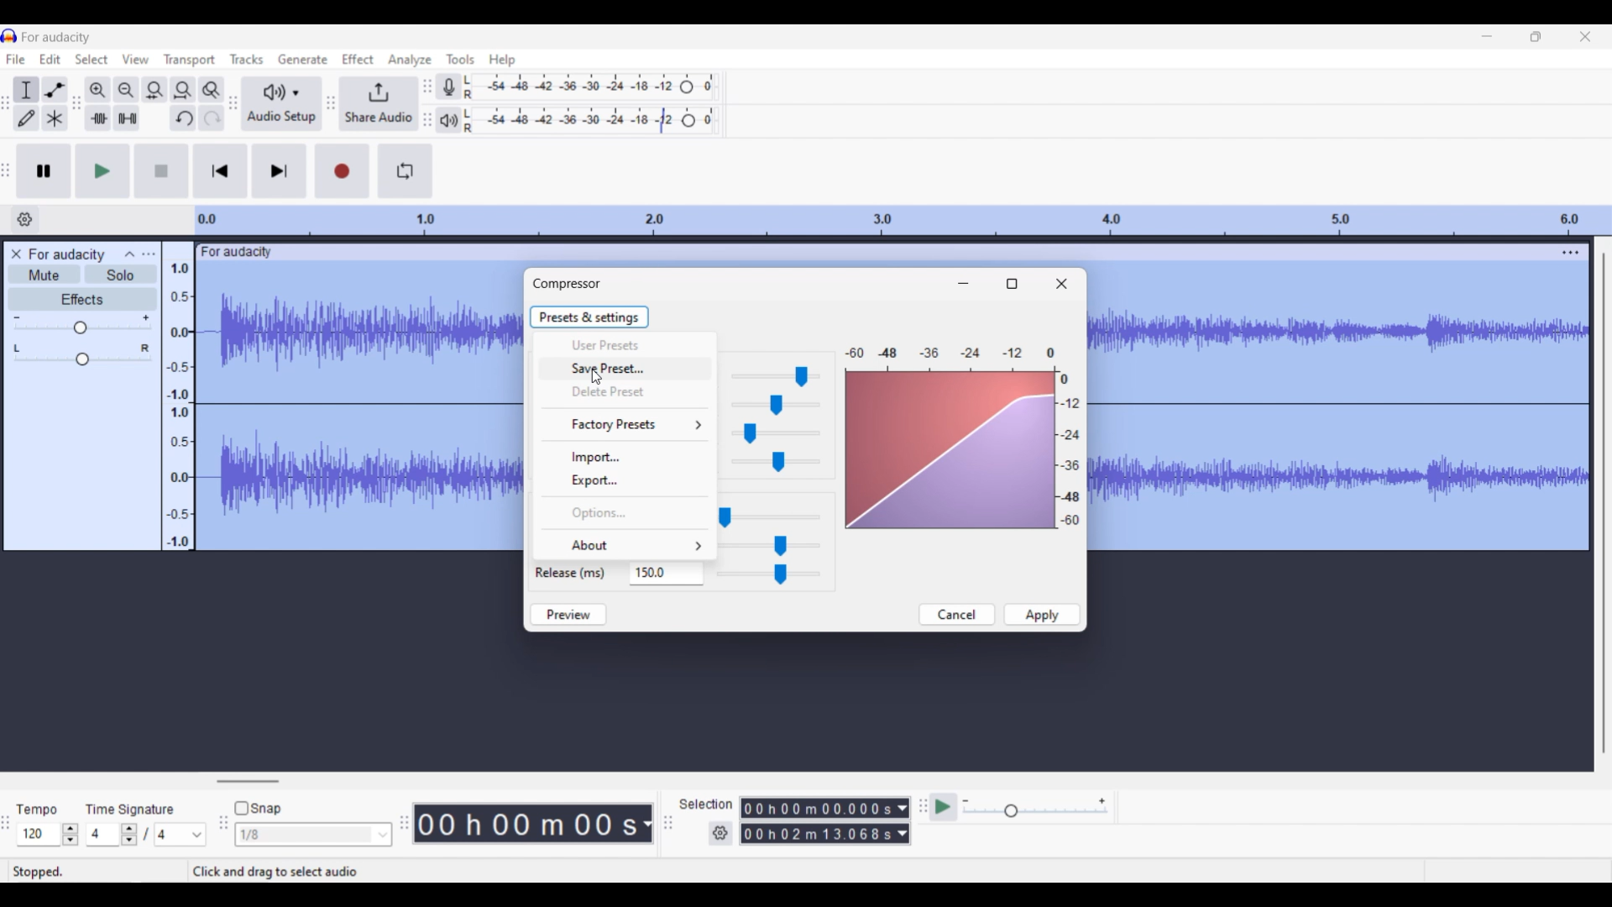  What do you see at coordinates (27, 90) in the screenshot?
I see `Selection tool` at bounding box center [27, 90].